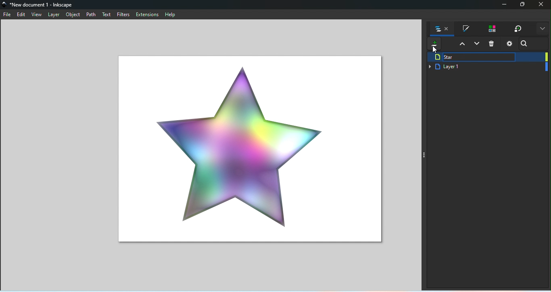  Describe the element at coordinates (37, 15) in the screenshot. I see `View` at that location.